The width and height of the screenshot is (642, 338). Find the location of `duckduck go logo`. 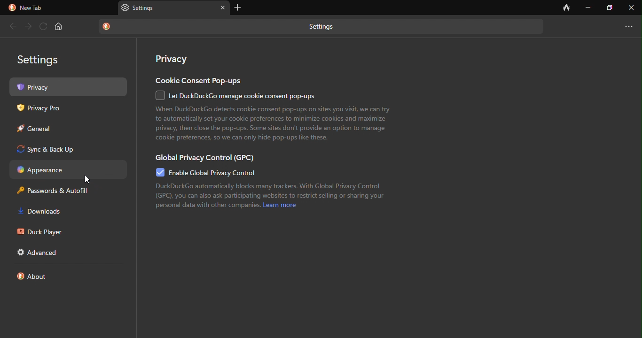

duckduck go logo is located at coordinates (11, 8).